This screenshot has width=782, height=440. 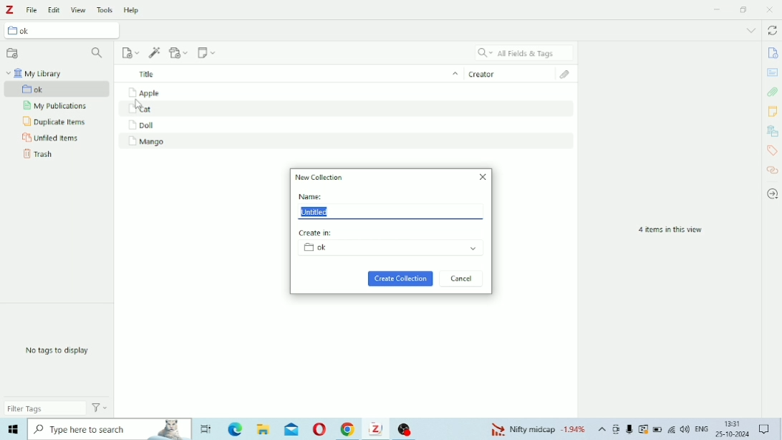 What do you see at coordinates (617, 429) in the screenshot?
I see `Meet Now` at bounding box center [617, 429].